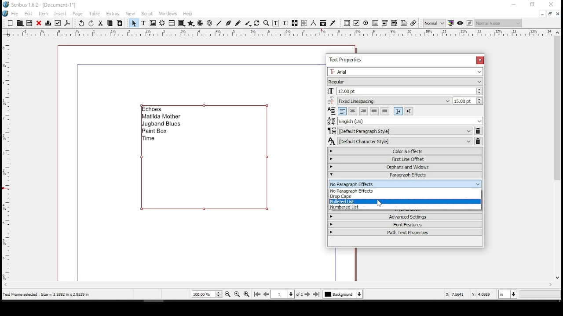  What do you see at coordinates (405, 201) in the screenshot?
I see `bulleted list` at bounding box center [405, 201].